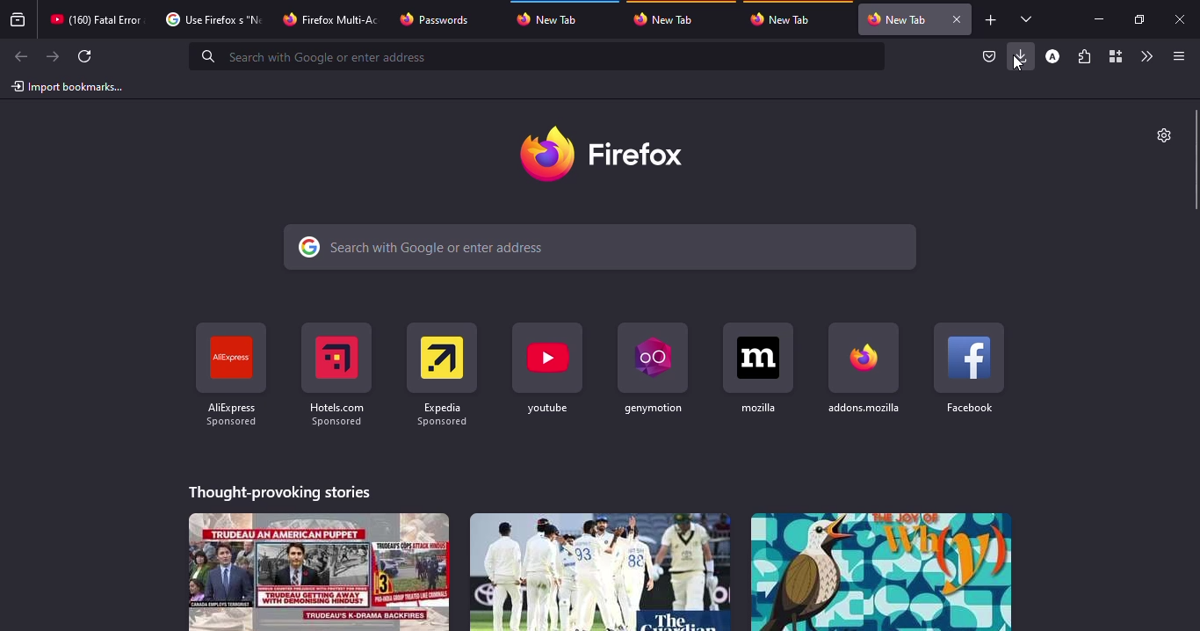 The width and height of the screenshot is (1200, 631). Describe the element at coordinates (1146, 56) in the screenshot. I see `more tools` at that location.